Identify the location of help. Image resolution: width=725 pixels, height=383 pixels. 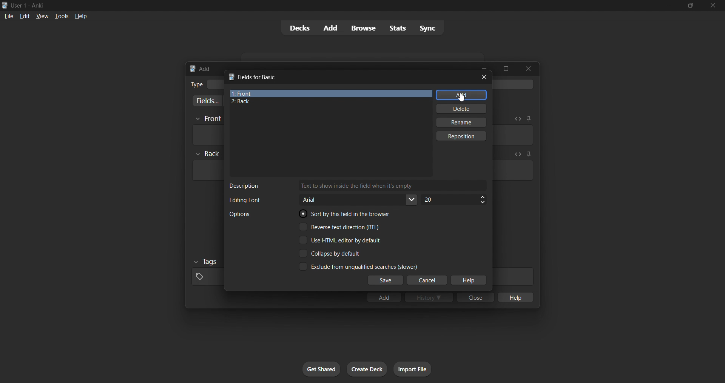
(468, 280).